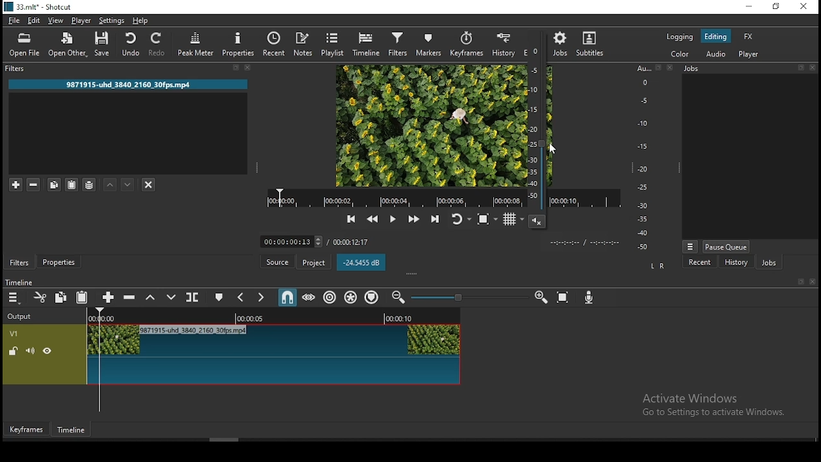 The width and height of the screenshot is (821, 462). Describe the element at coordinates (587, 298) in the screenshot. I see `record audio` at that location.